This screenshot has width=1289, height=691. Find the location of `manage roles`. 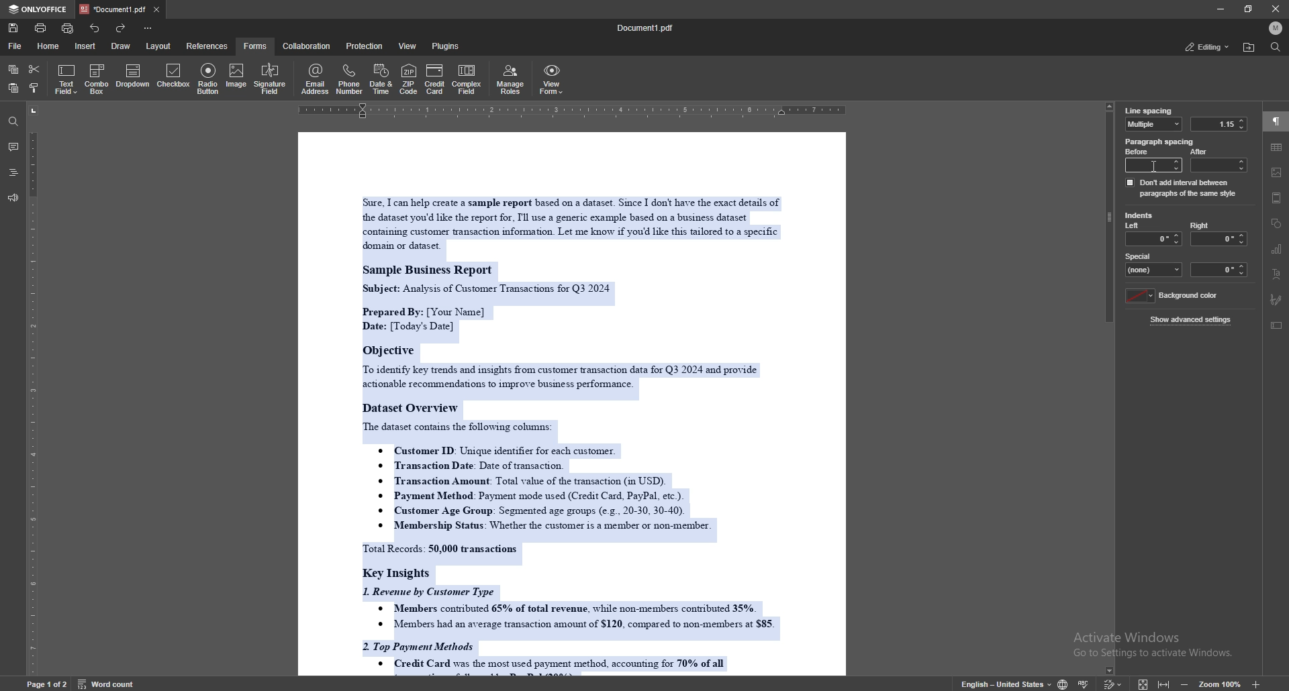

manage roles is located at coordinates (512, 78).